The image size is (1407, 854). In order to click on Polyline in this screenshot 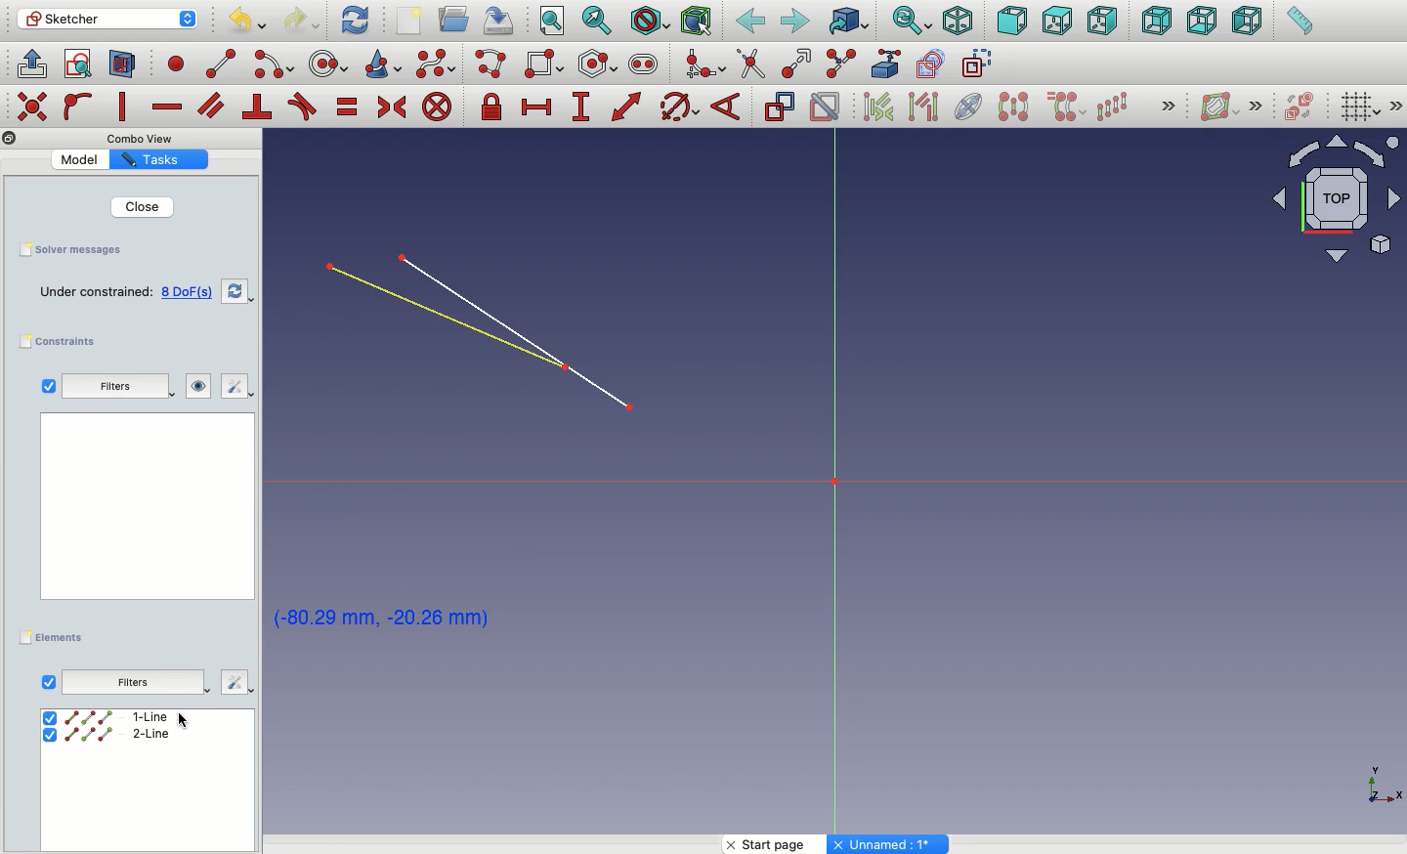, I will do `click(494, 64)`.